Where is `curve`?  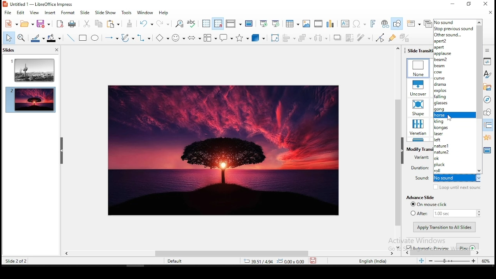
curve is located at coordinates (454, 79).